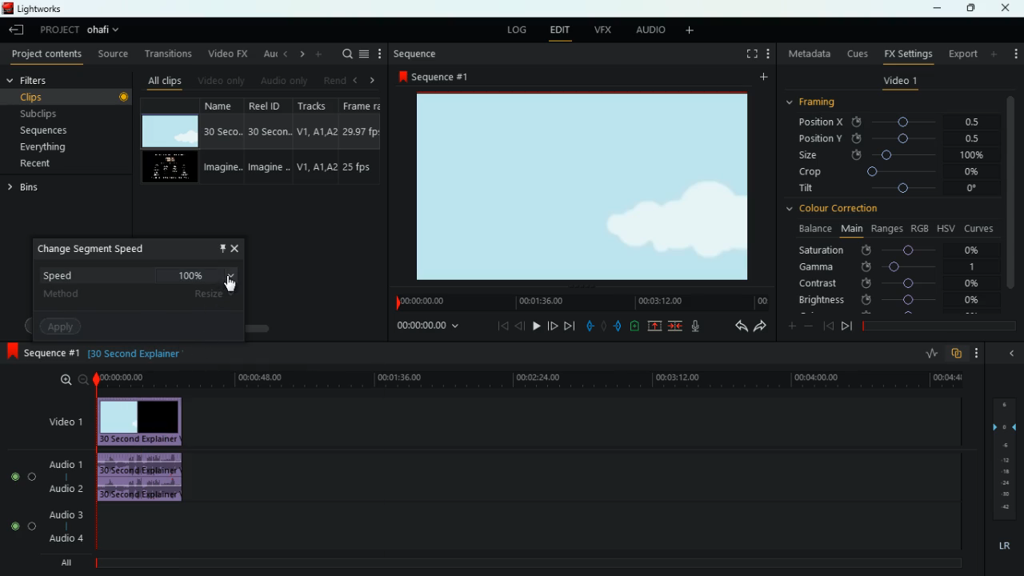 This screenshot has height=576, width=1024. What do you see at coordinates (521, 563) in the screenshot?
I see `timeline` at bounding box center [521, 563].